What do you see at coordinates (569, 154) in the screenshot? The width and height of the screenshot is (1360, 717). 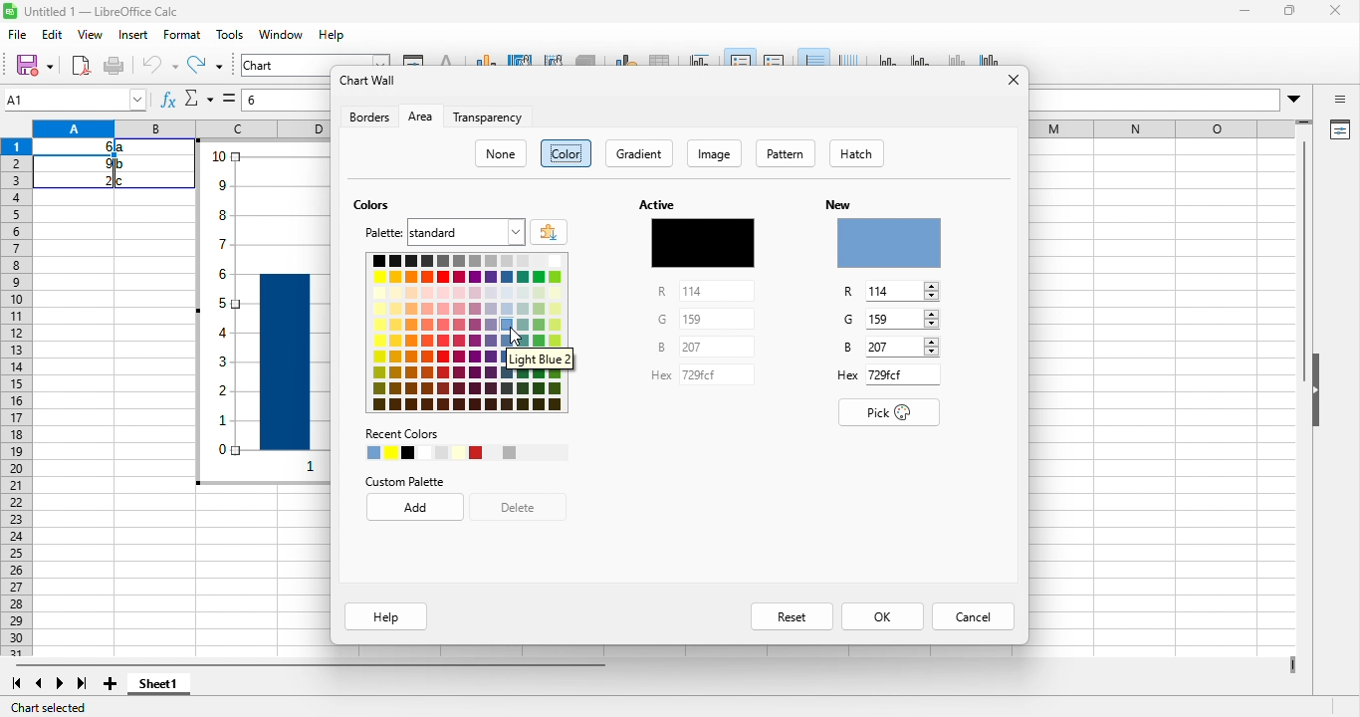 I see `color` at bounding box center [569, 154].